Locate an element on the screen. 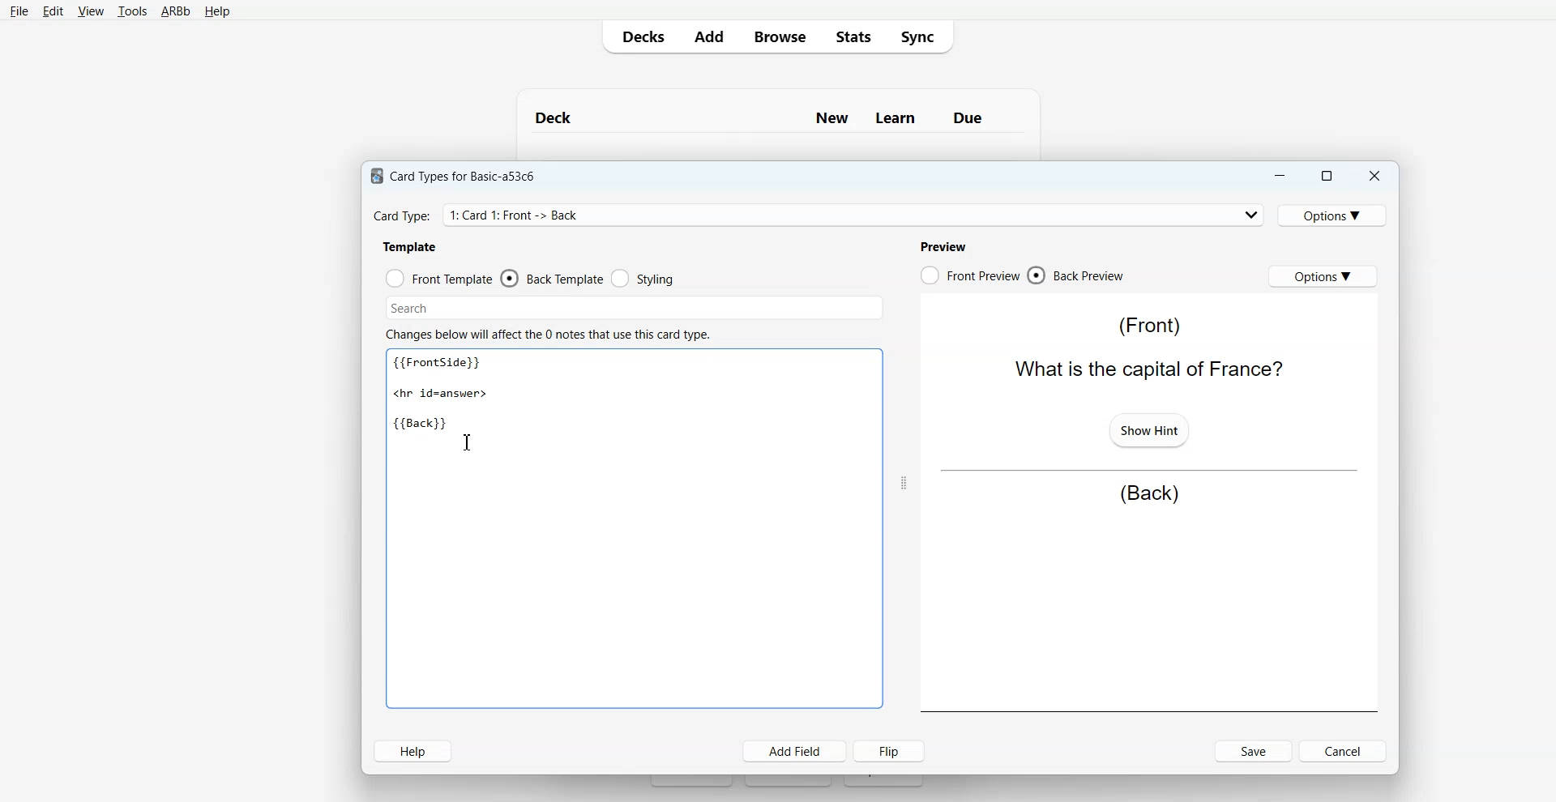 The height and width of the screenshot is (802, 1556). Stats is located at coordinates (852, 36).